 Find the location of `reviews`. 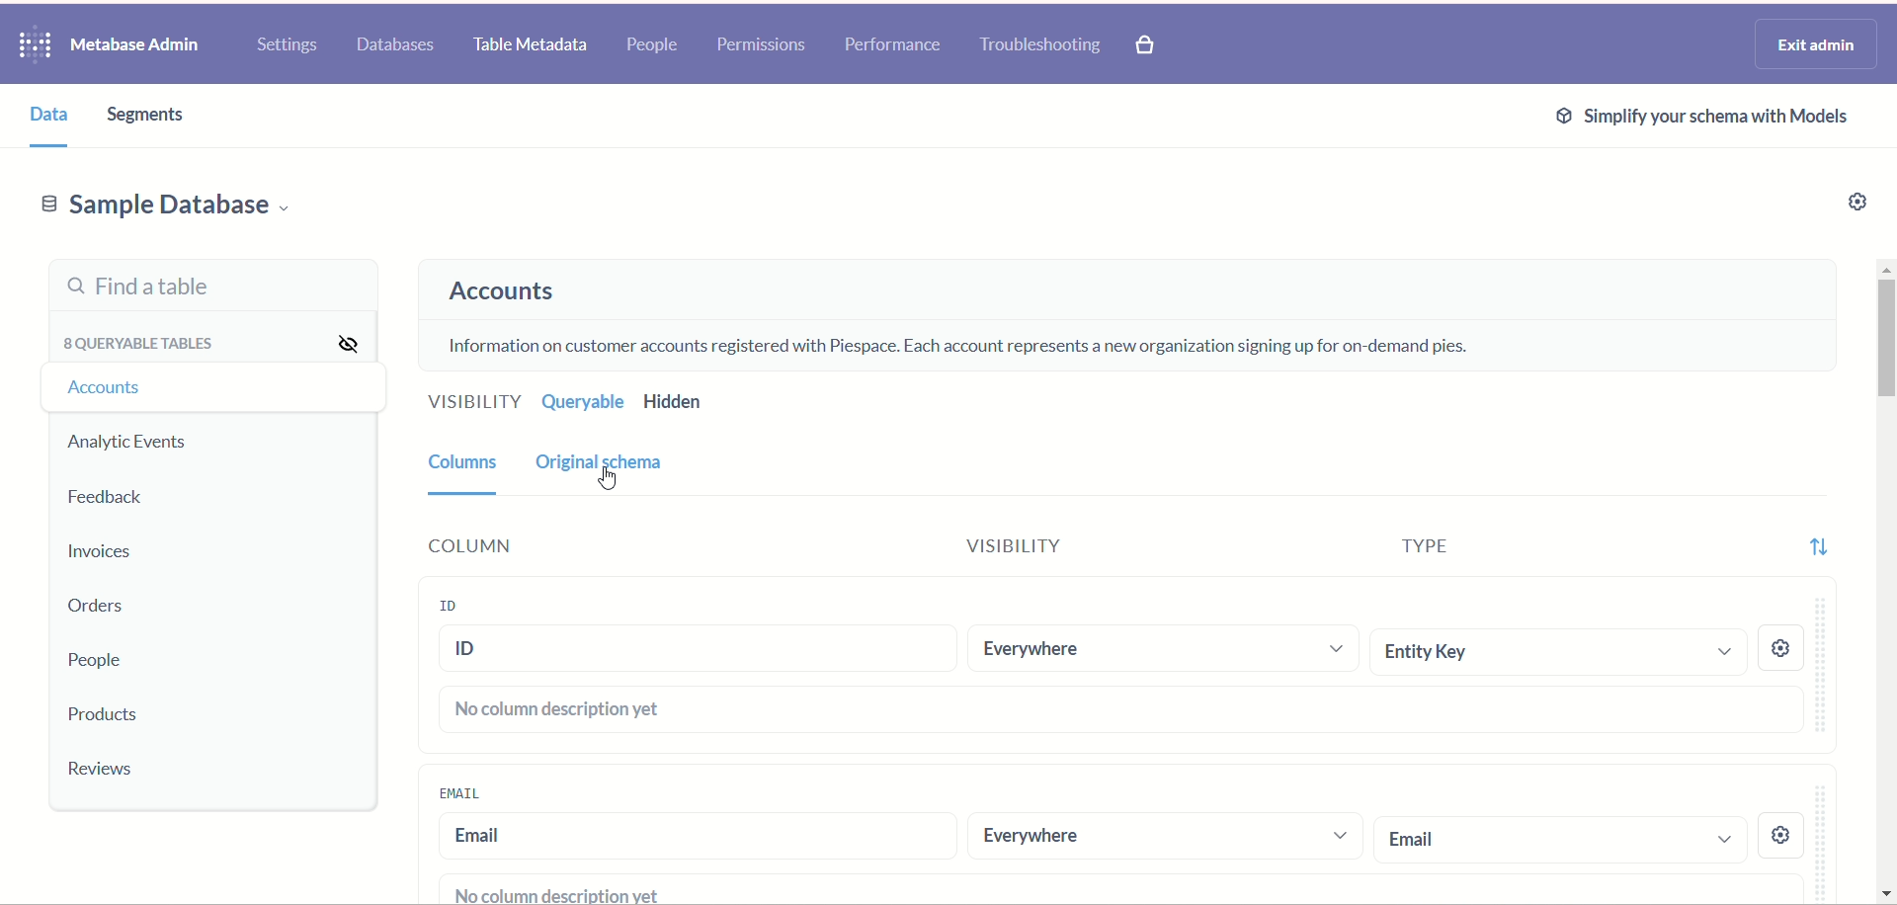

reviews is located at coordinates (99, 770).